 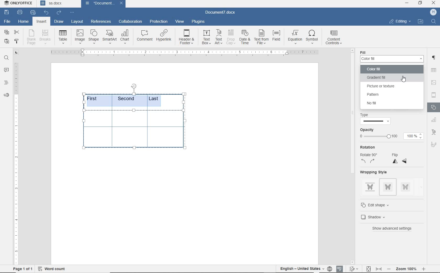 I want to click on comment, so click(x=144, y=36).